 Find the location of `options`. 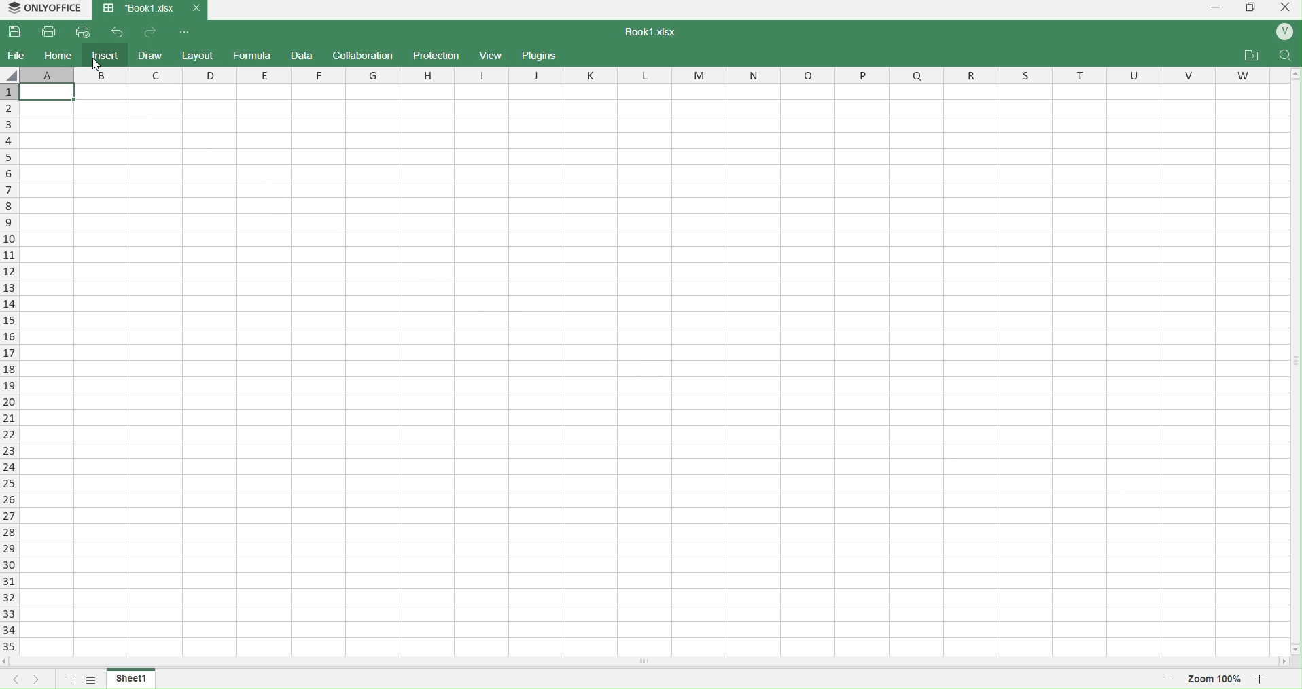

options is located at coordinates (186, 32).